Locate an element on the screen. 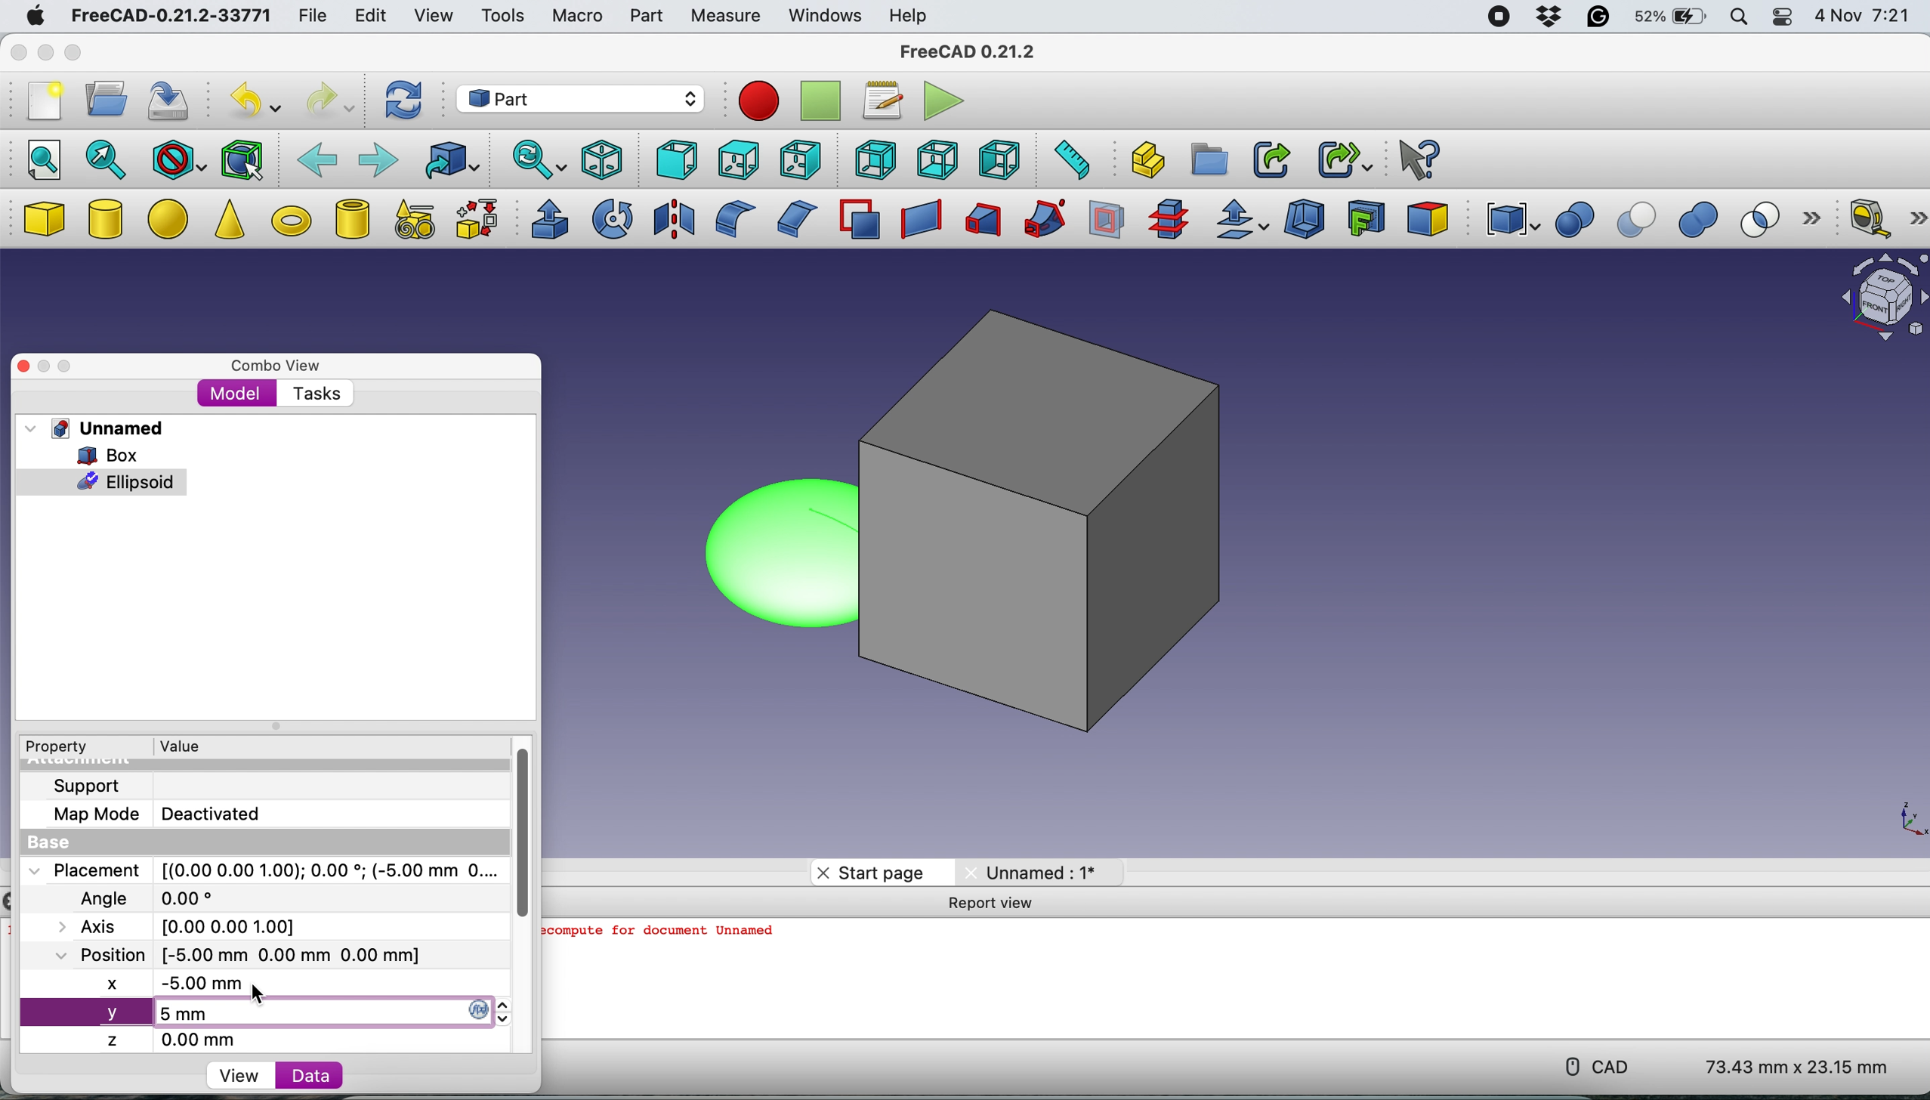  edit is located at coordinates (366, 17).